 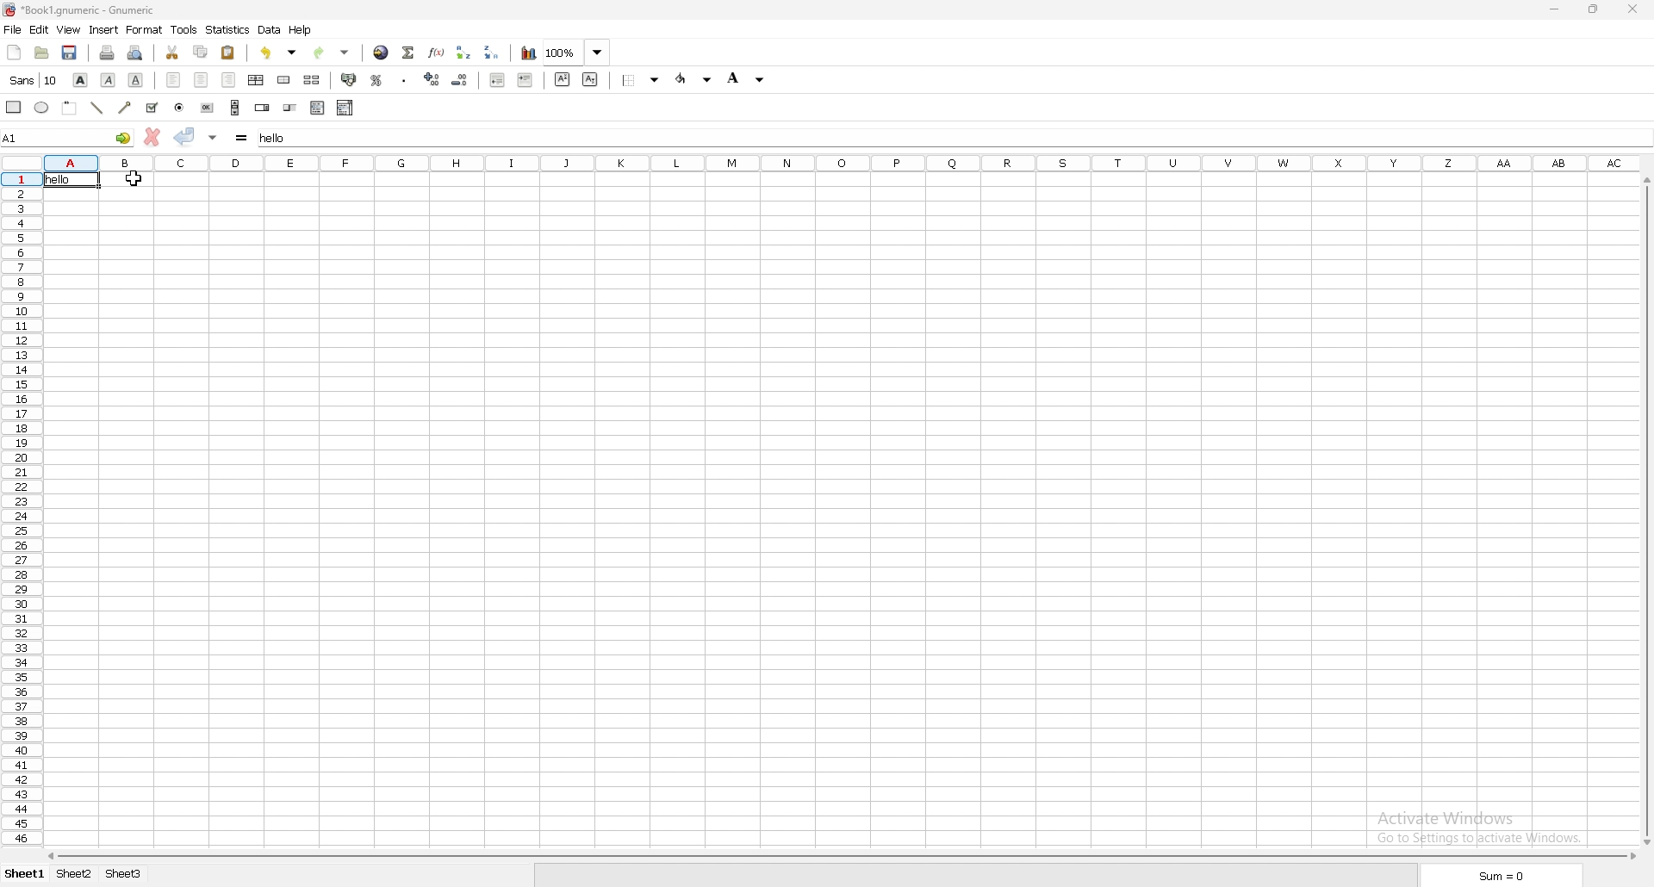 I want to click on sum, so click(x=1503, y=876).